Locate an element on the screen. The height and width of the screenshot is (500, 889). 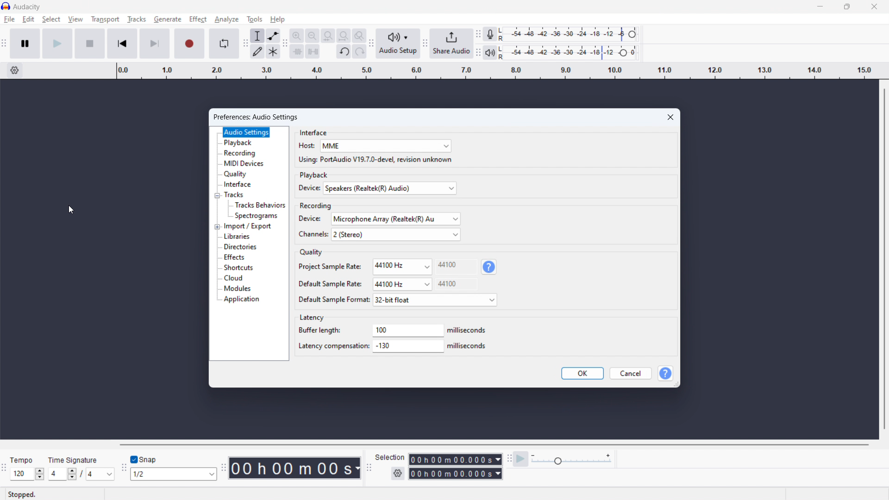
quality is located at coordinates (236, 174).